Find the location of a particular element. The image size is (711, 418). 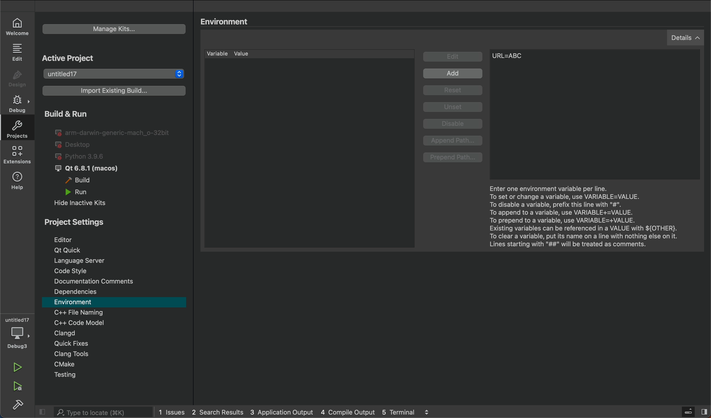

debug is located at coordinates (19, 333).